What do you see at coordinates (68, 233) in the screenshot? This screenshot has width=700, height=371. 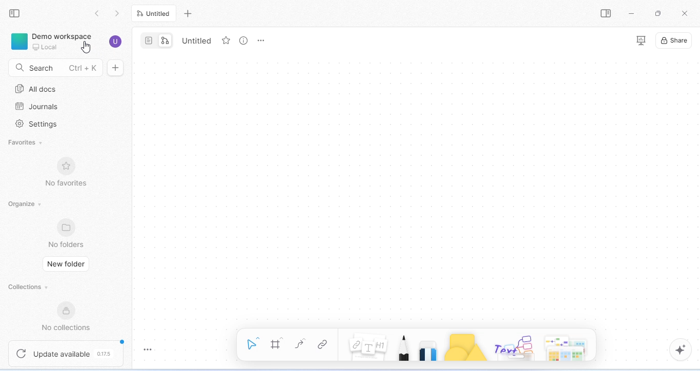 I see `no folders` at bounding box center [68, 233].